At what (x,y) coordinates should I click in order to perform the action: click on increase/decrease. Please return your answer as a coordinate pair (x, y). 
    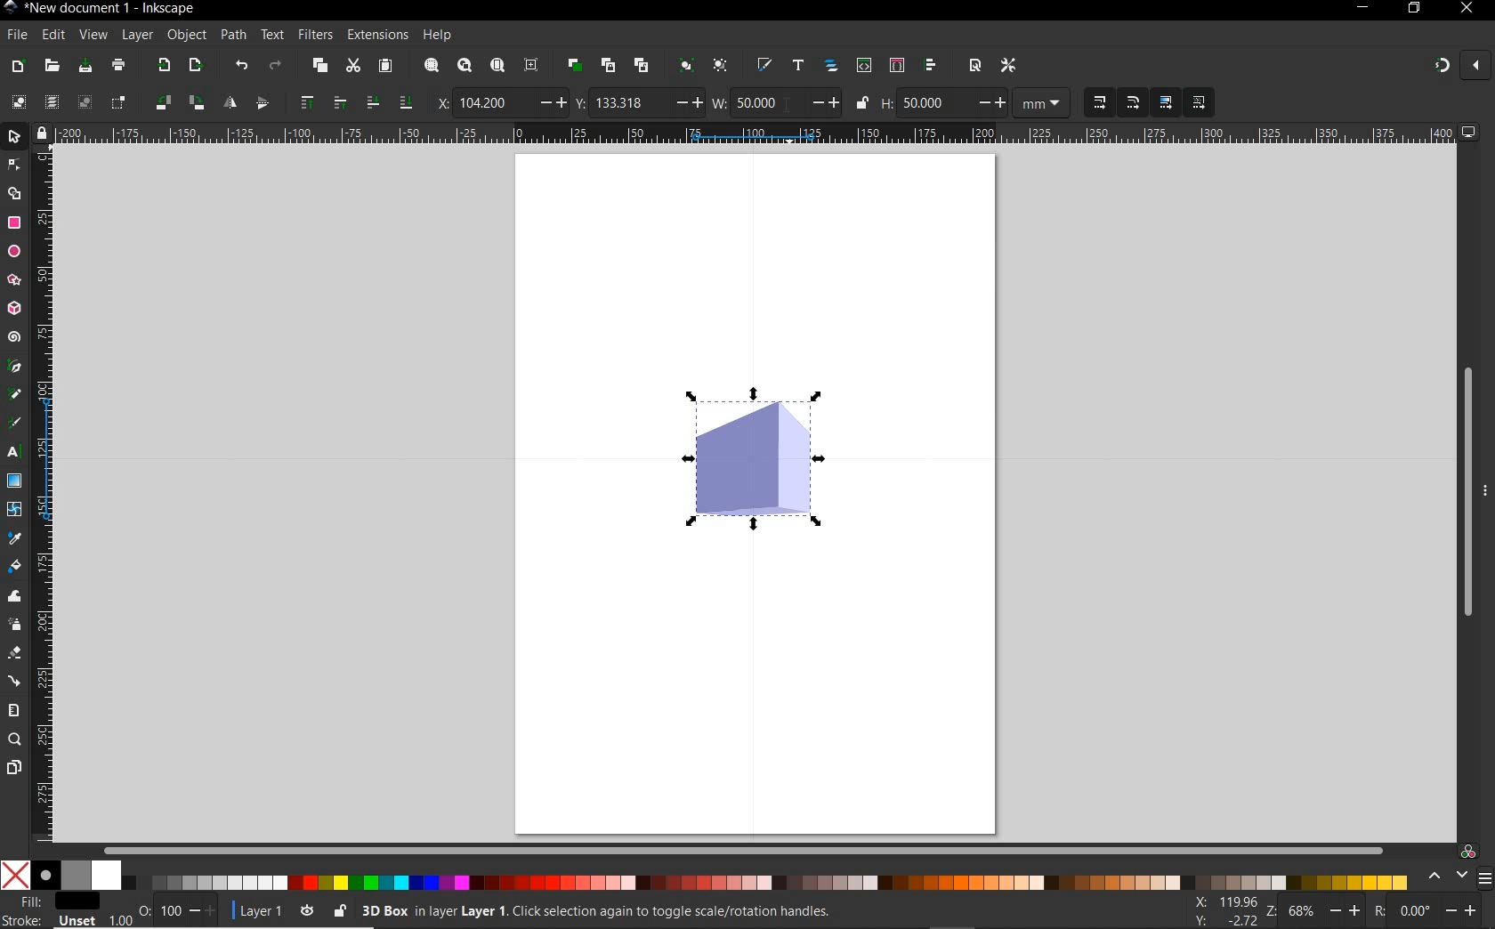
    Looking at the image, I should click on (991, 102).